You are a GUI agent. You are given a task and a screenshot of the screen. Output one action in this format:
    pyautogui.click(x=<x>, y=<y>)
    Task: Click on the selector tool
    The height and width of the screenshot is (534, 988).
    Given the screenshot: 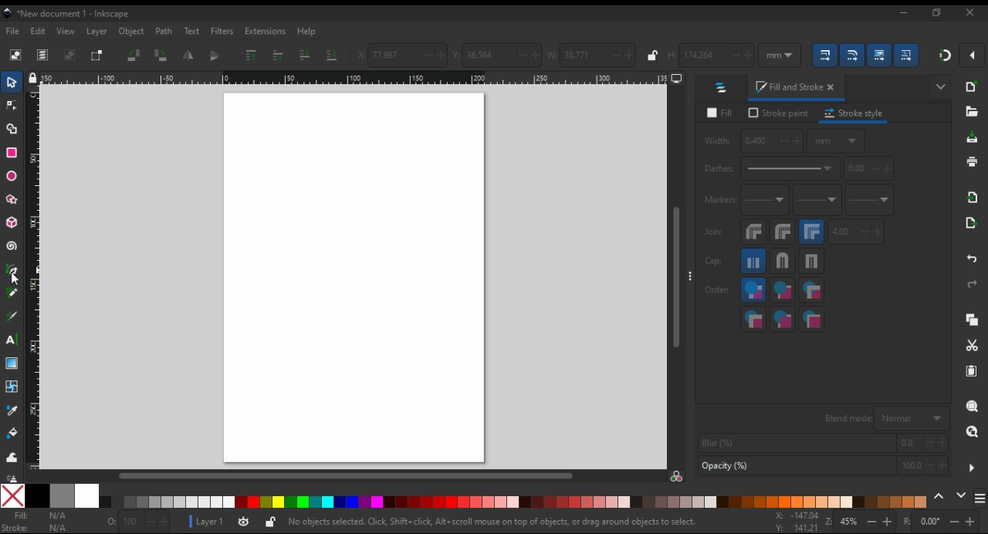 What is the action you would take?
    pyautogui.click(x=13, y=81)
    